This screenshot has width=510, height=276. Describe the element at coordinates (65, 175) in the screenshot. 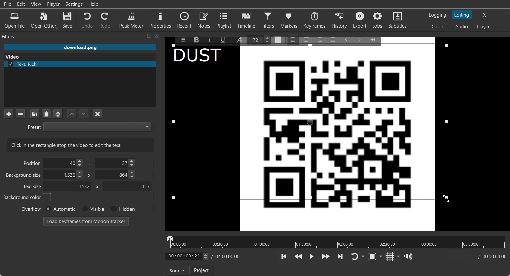

I see `Background size X- Coordinate` at that location.